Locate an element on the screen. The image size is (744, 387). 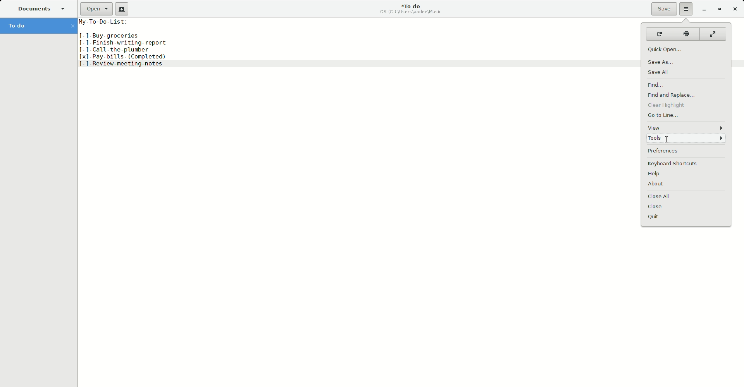
Close all is located at coordinates (662, 197).